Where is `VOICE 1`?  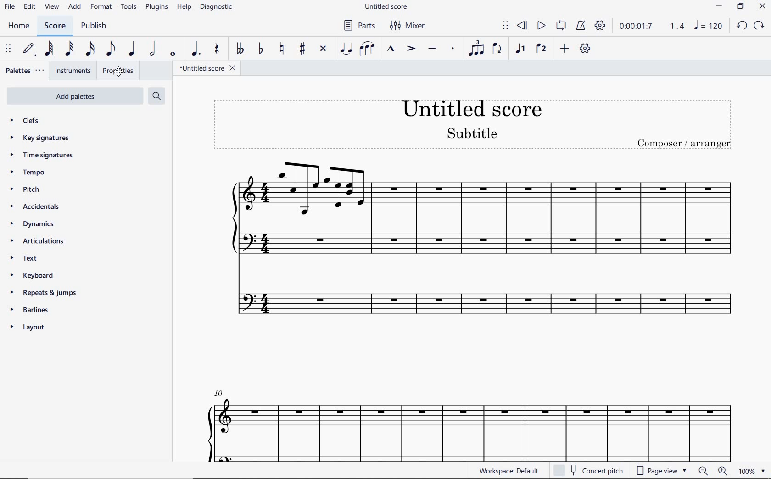 VOICE 1 is located at coordinates (518, 50).